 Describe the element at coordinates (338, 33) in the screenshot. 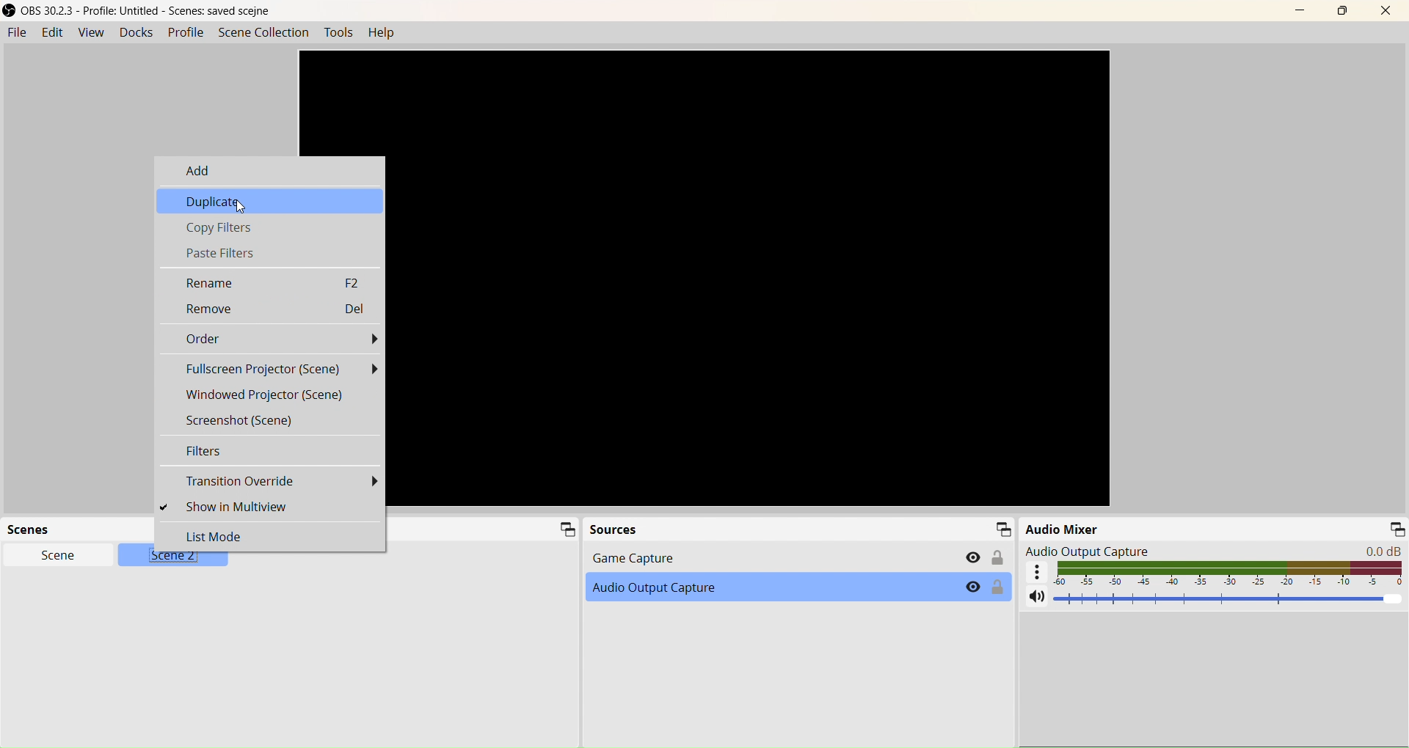

I see `Tools` at that location.